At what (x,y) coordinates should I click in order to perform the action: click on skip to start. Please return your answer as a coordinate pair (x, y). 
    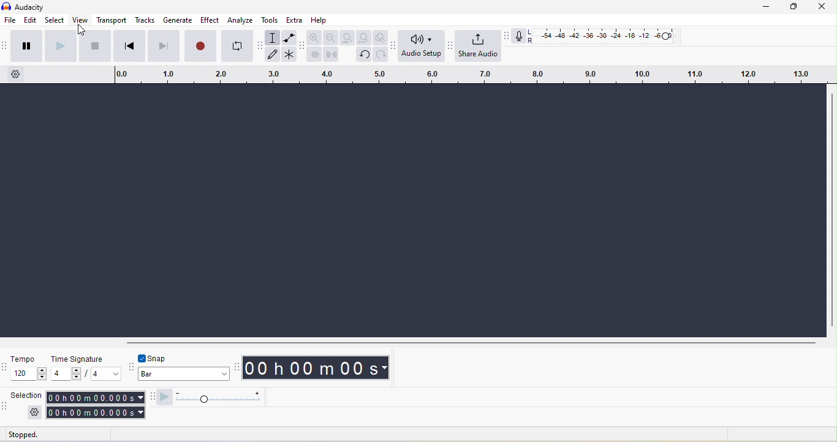
    Looking at the image, I should click on (130, 46).